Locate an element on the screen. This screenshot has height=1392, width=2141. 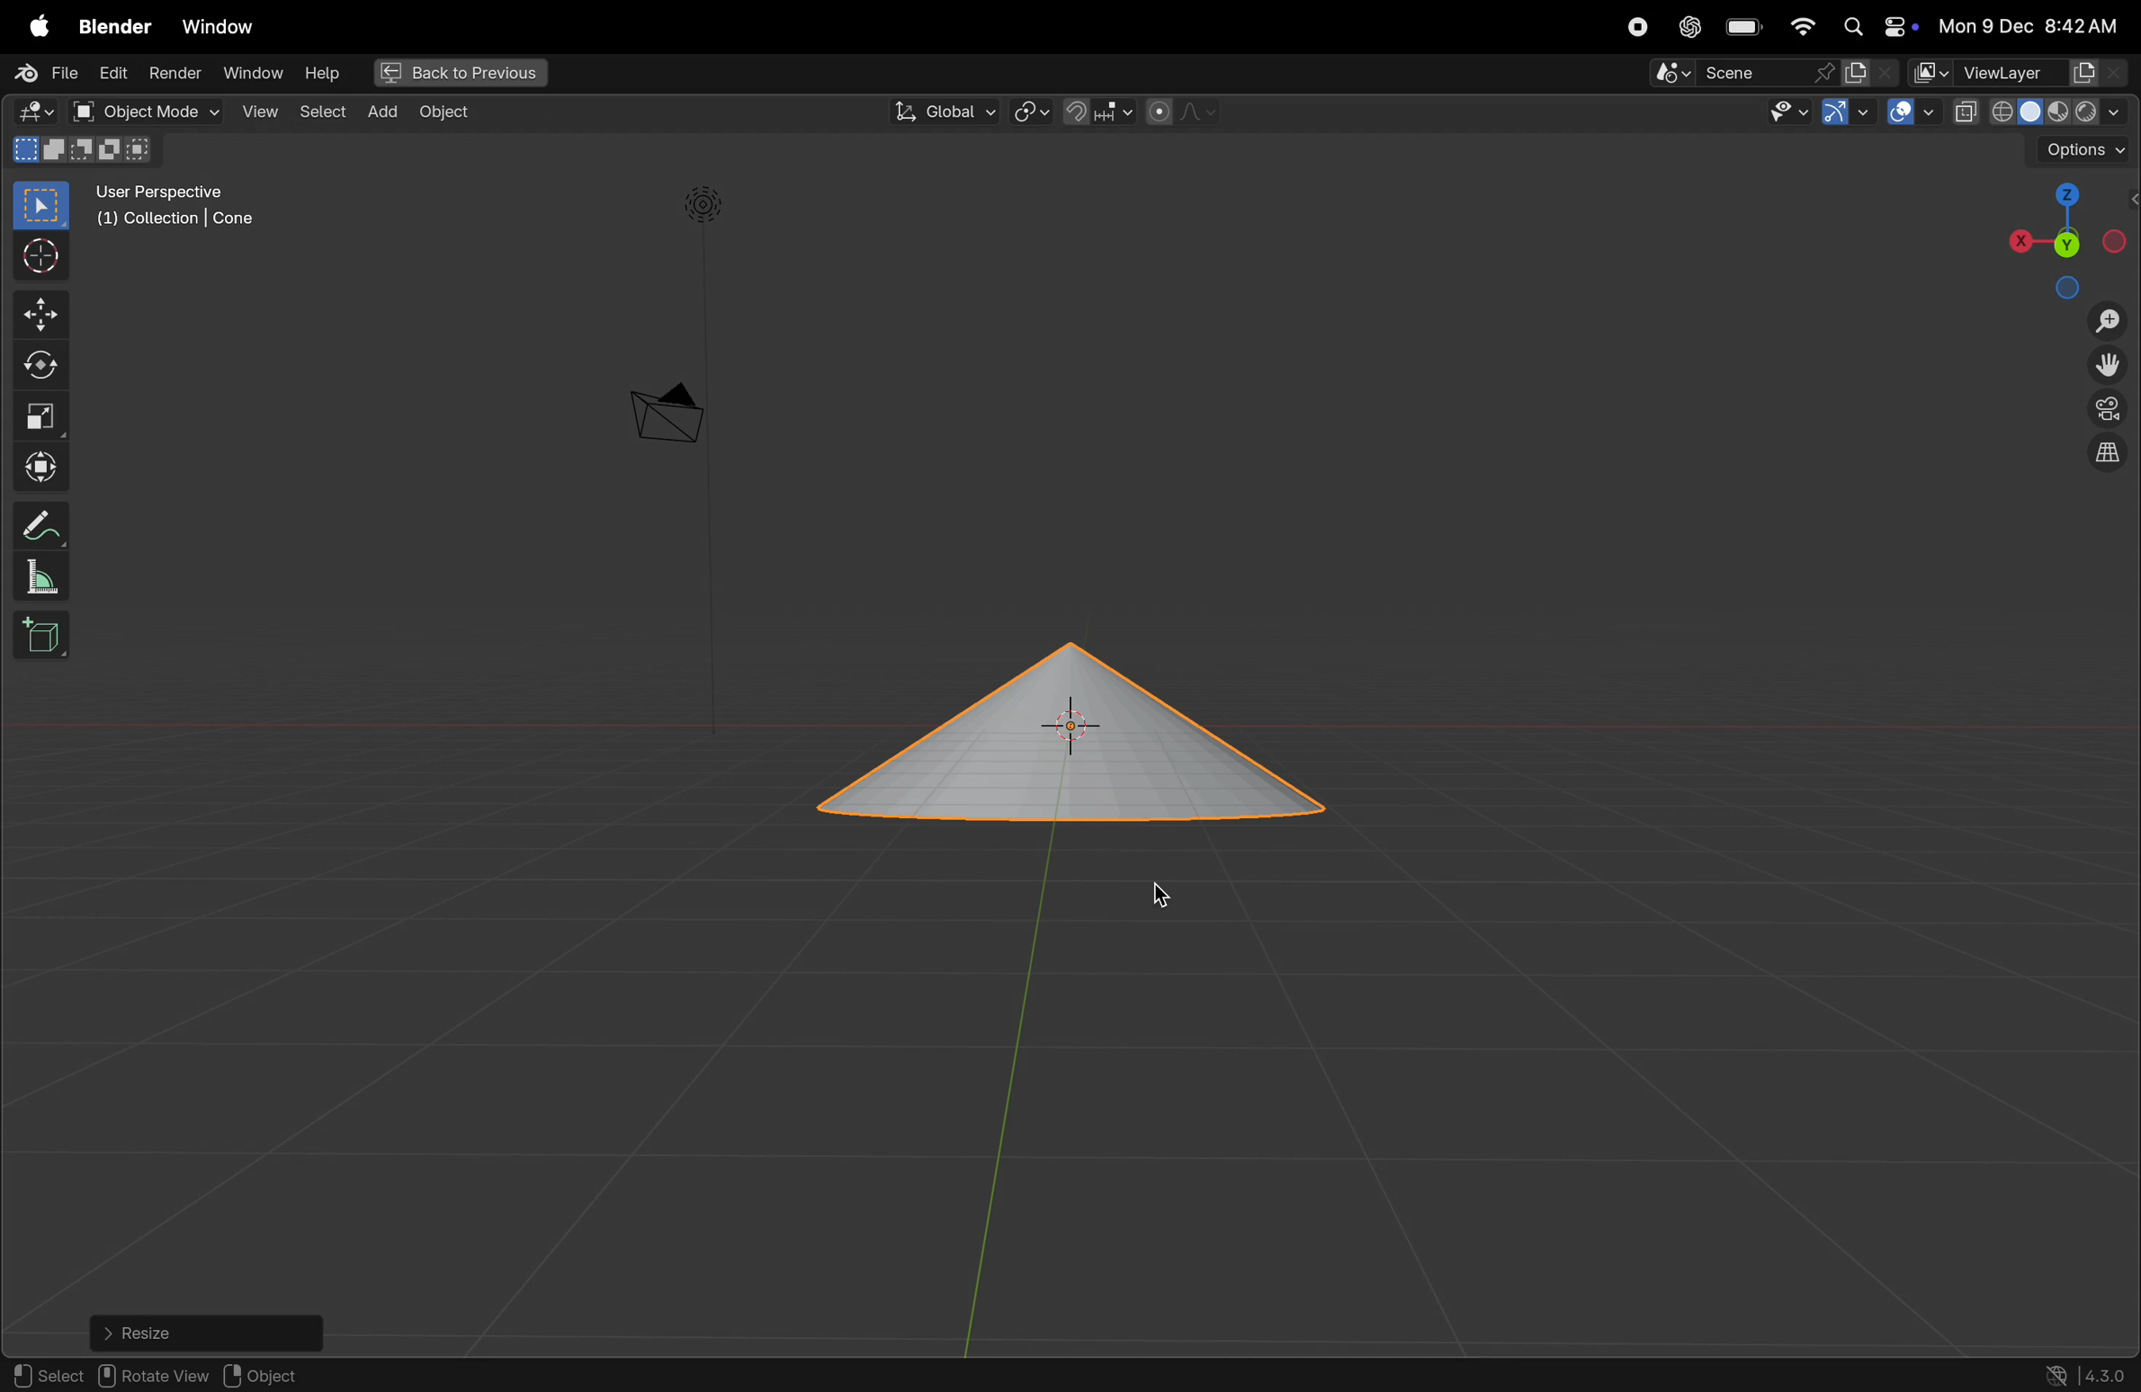
render is located at coordinates (173, 73).